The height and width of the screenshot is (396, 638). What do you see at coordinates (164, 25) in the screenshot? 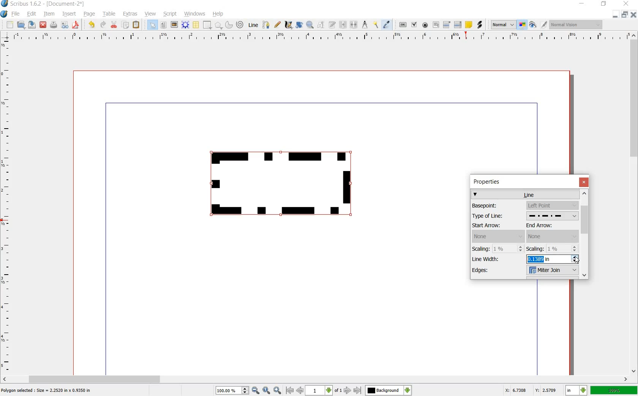
I see `TEXT FRAME` at bounding box center [164, 25].